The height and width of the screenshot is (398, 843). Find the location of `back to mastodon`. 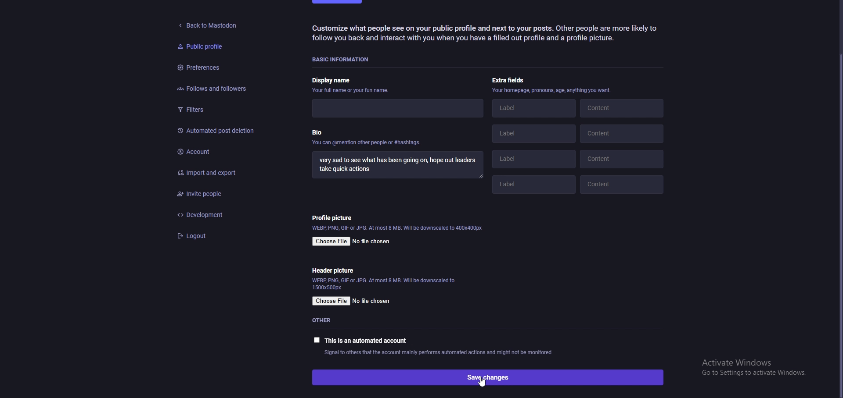

back to mastodon is located at coordinates (210, 23).